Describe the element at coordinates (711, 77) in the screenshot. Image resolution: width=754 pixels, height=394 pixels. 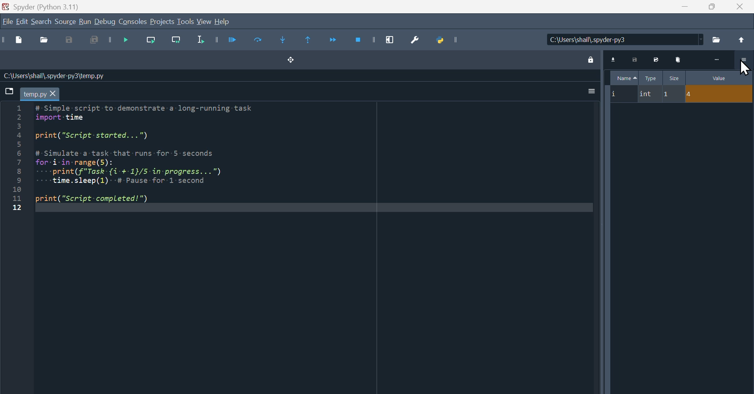
I see `Value` at that location.